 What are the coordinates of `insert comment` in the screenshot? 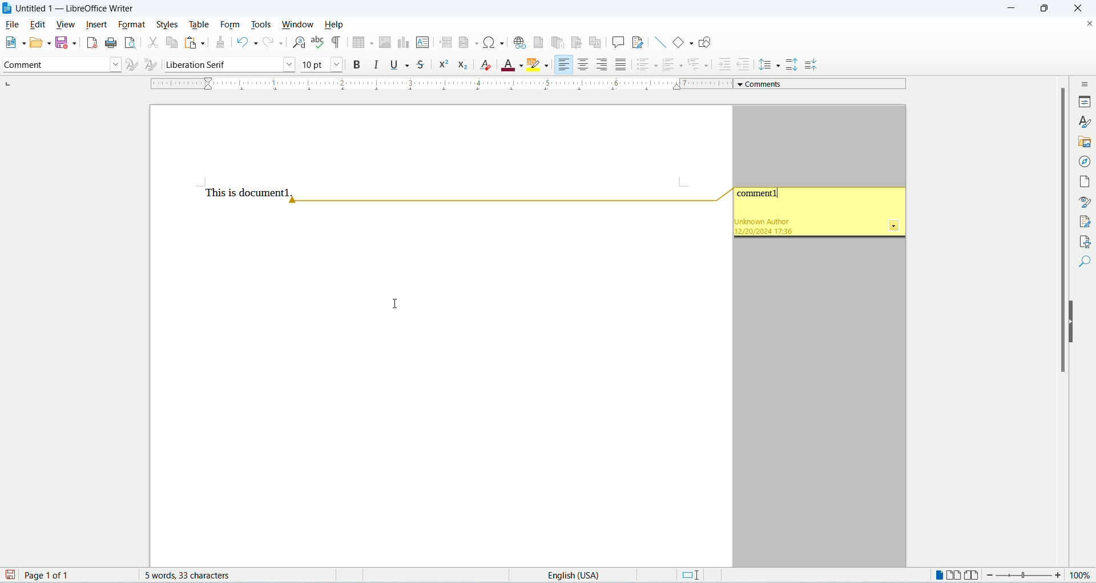 It's located at (618, 42).